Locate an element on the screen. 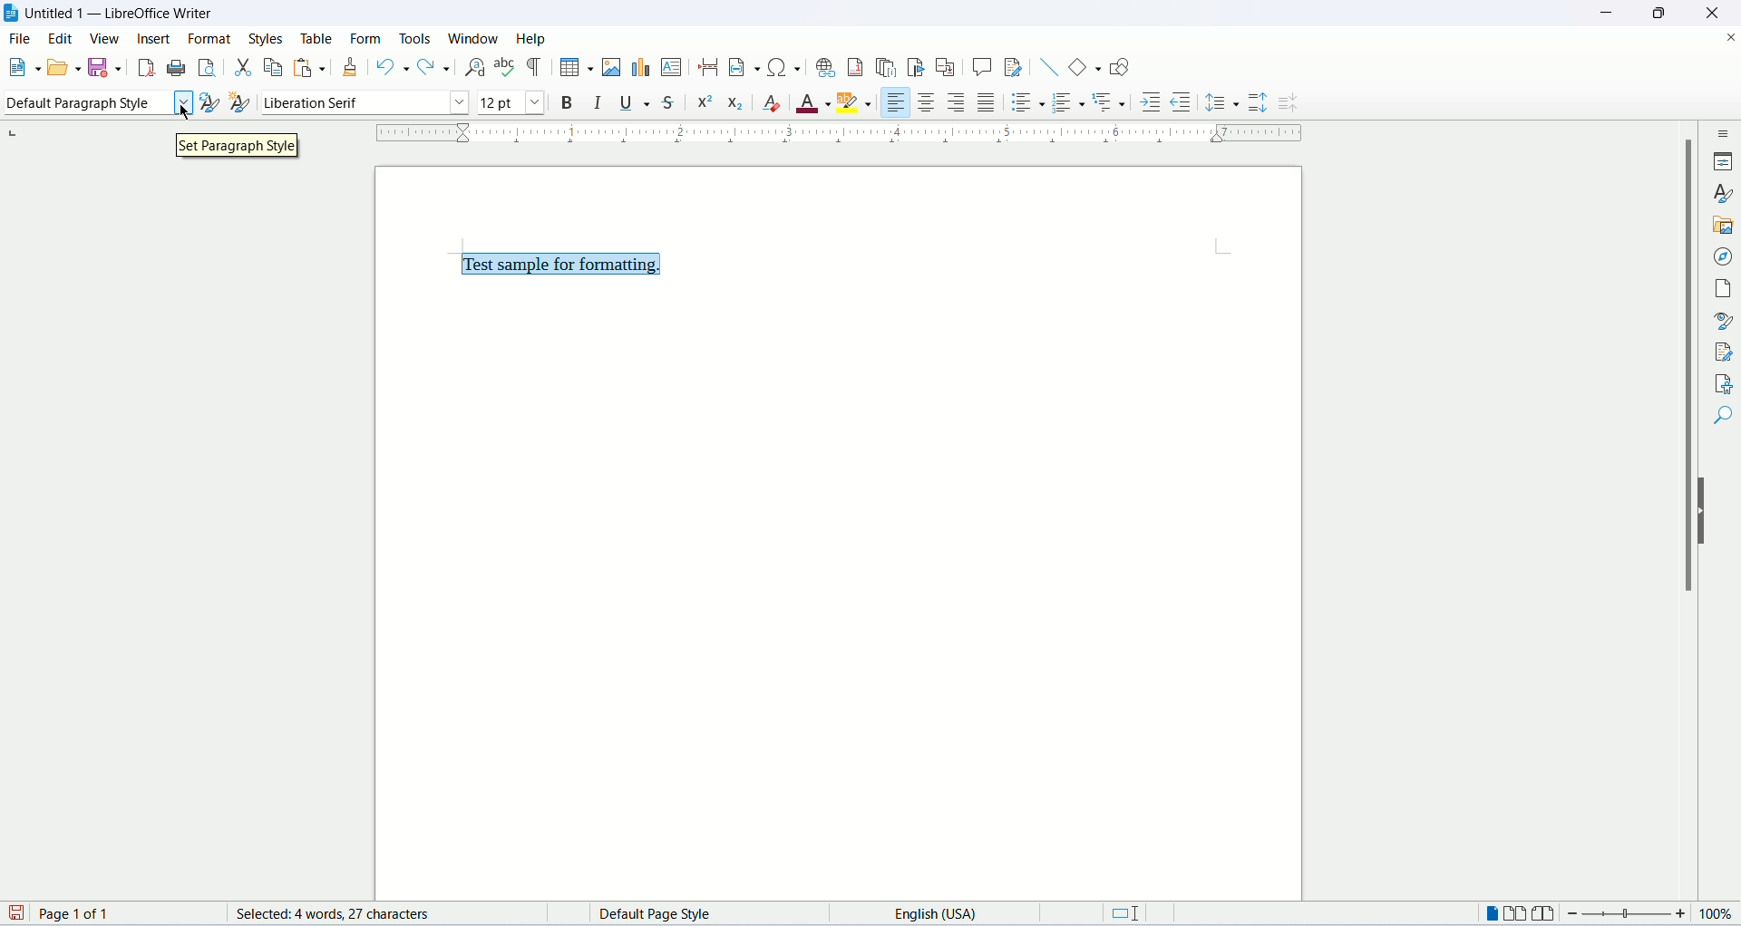 Image resolution: width=1741 pixels, height=926 pixels. unordered list is located at coordinates (1026, 101).